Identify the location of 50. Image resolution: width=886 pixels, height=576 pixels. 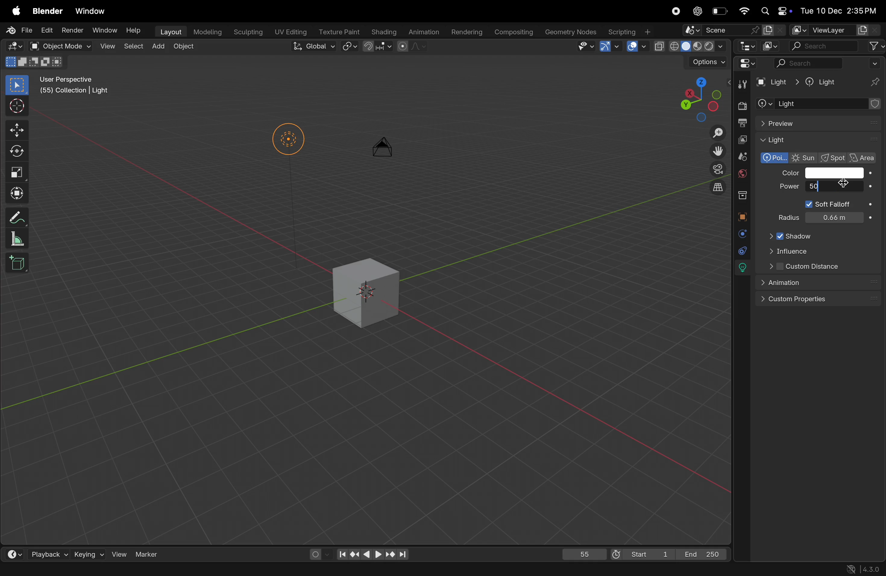
(817, 186).